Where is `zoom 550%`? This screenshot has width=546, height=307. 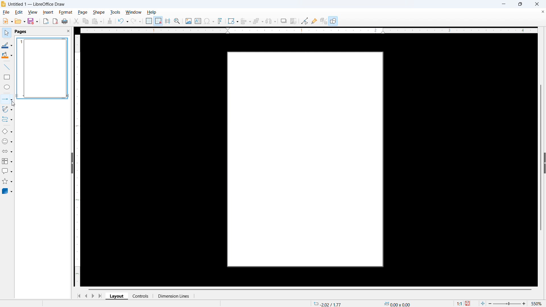 zoom 550% is located at coordinates (516, 303).